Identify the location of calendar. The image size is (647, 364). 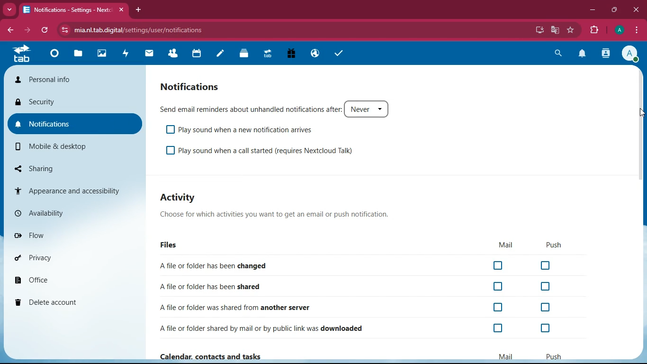
(198, 54).